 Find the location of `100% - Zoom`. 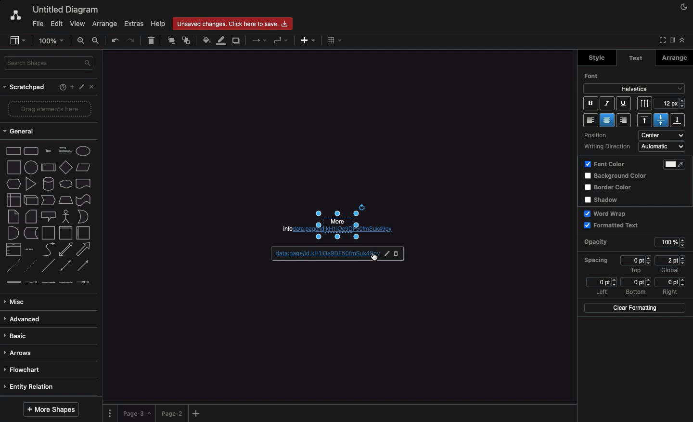

100% - Zoom is located at coordinates (52, 40).